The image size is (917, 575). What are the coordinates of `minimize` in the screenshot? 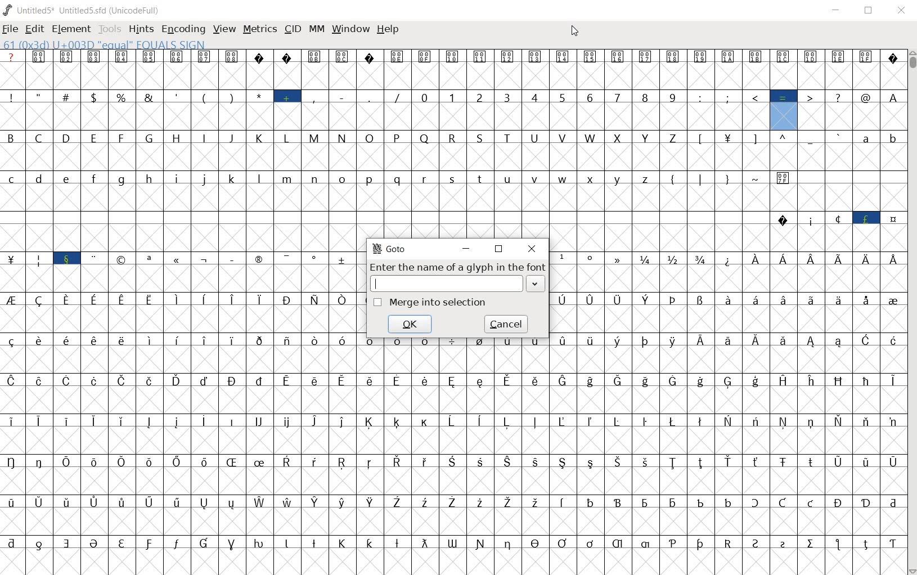 It's located at (838, 11).